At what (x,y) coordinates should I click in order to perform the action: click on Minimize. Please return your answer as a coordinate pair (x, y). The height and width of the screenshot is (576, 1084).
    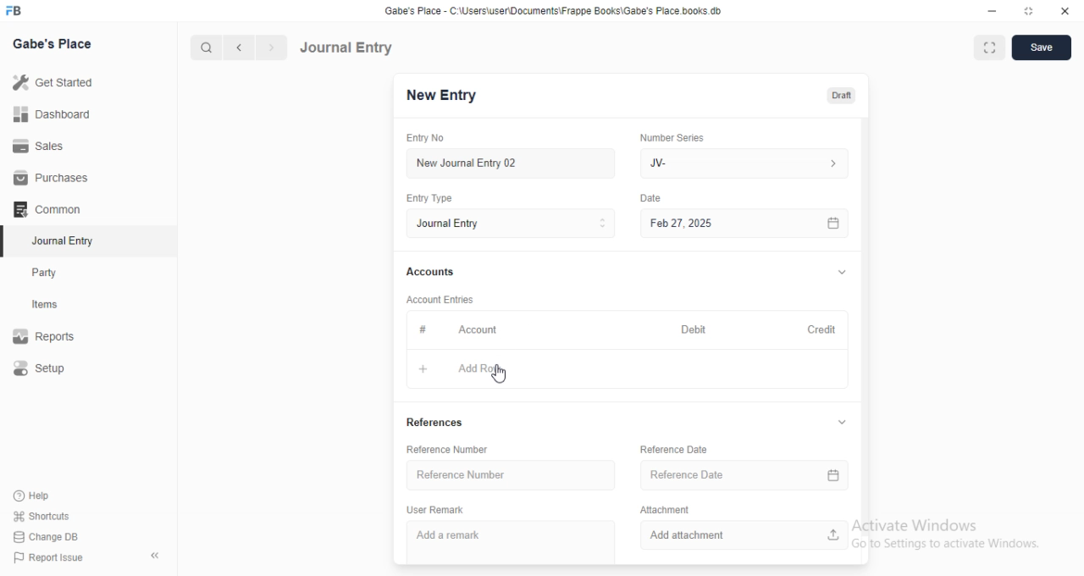
    Looking at the image, I should click on (993, 11).